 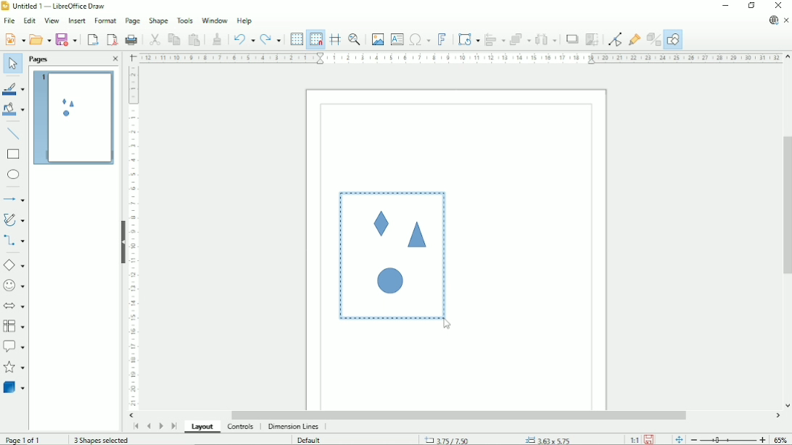 What do you see at coordinates (15, 285) in the screenshot?
I see `Symbol shapes` at bounding box center [15, 285].